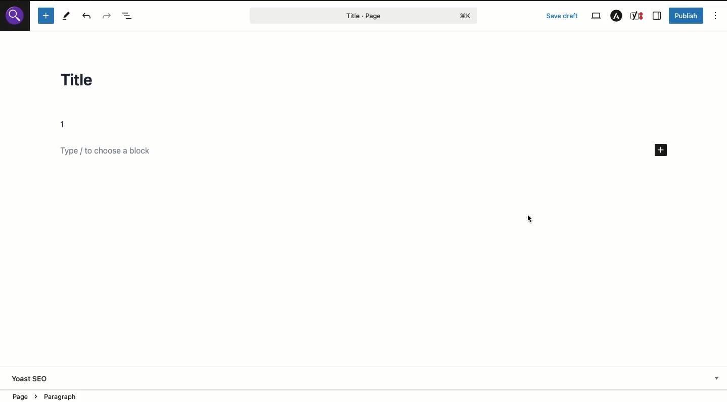  Describe the element at coordinates (616, 16) in the screenshot. I see `Astar` at that location.